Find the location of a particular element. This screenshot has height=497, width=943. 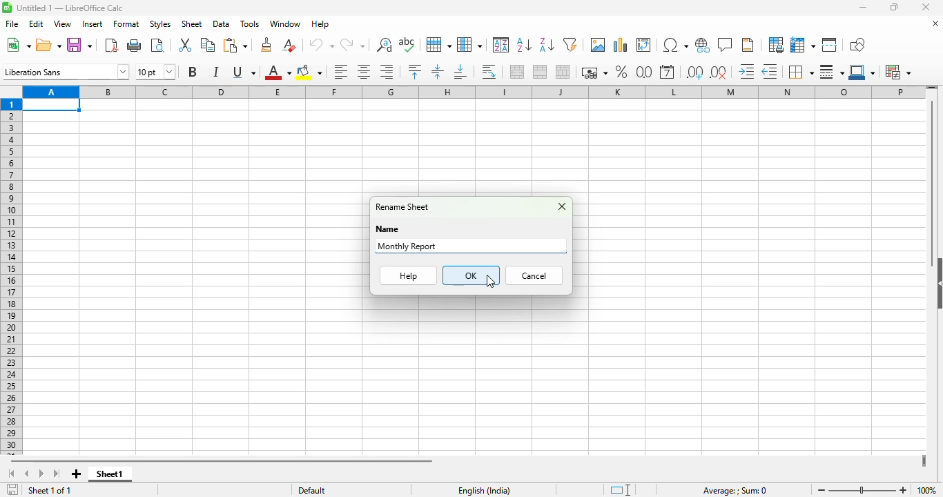

spelling is located at coordinates (407, 44).